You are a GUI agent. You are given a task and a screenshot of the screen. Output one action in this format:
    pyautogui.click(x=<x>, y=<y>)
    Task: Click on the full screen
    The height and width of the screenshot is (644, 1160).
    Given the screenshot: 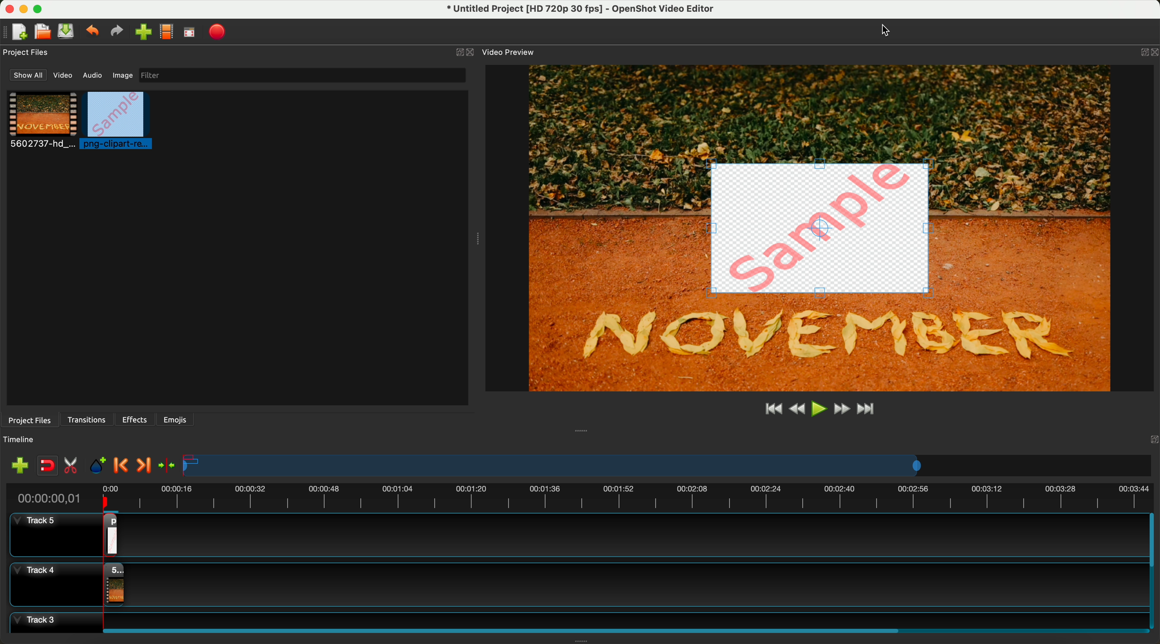 What is the action you would take?
    pyautogui.click(x=190, y=34)
    